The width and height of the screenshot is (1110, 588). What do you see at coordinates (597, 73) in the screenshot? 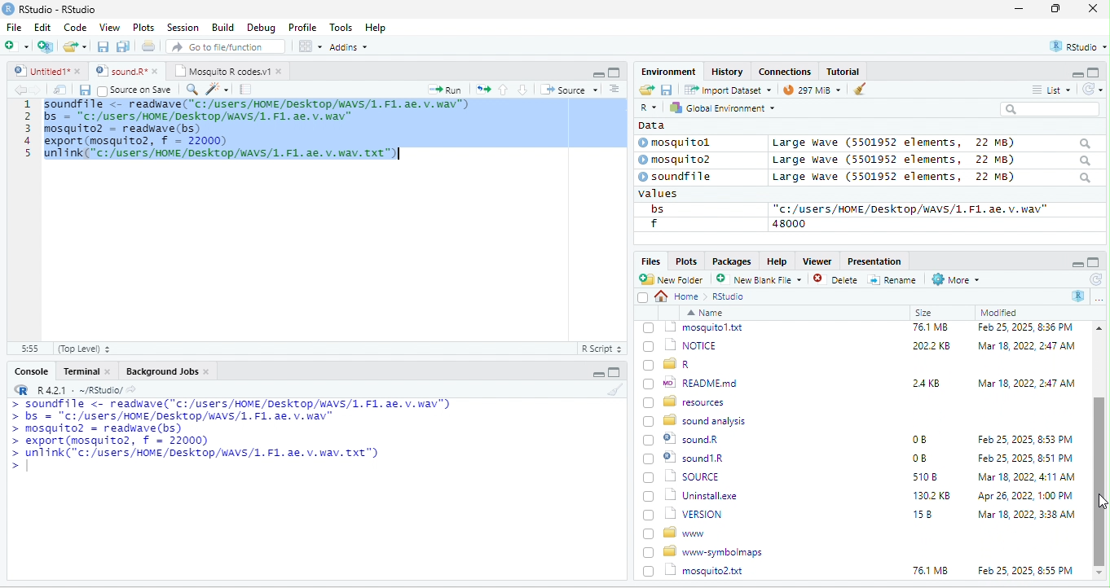
I see `minimize` at bounding box center [597, 73].